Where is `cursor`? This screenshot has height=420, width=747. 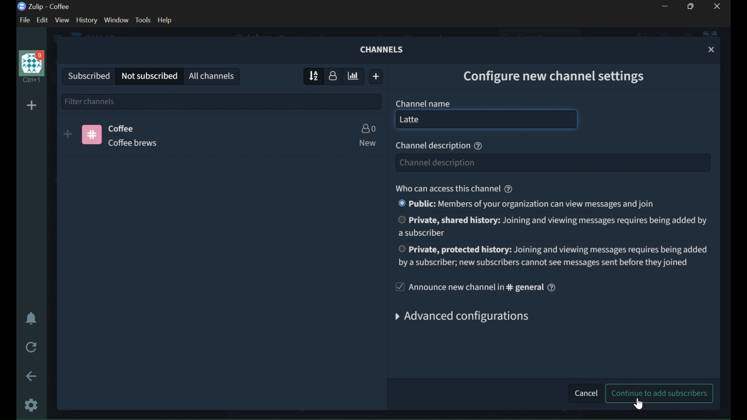 cursor is located at coordinates (519, 121).